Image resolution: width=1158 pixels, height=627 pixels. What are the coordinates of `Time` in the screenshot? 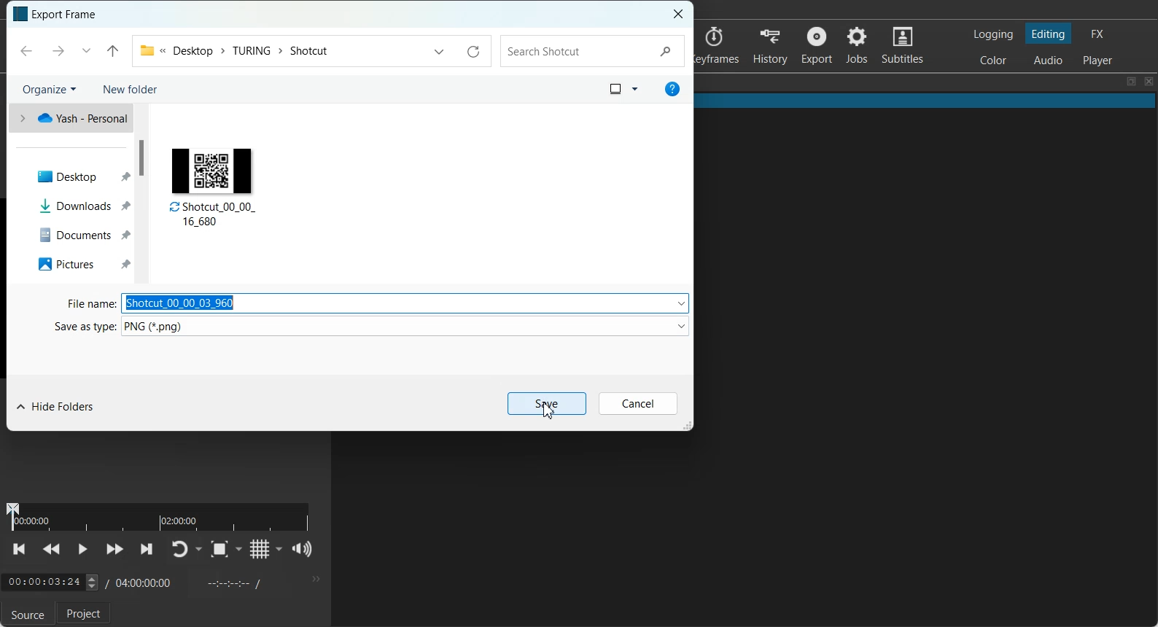 It's located at (42, 583).